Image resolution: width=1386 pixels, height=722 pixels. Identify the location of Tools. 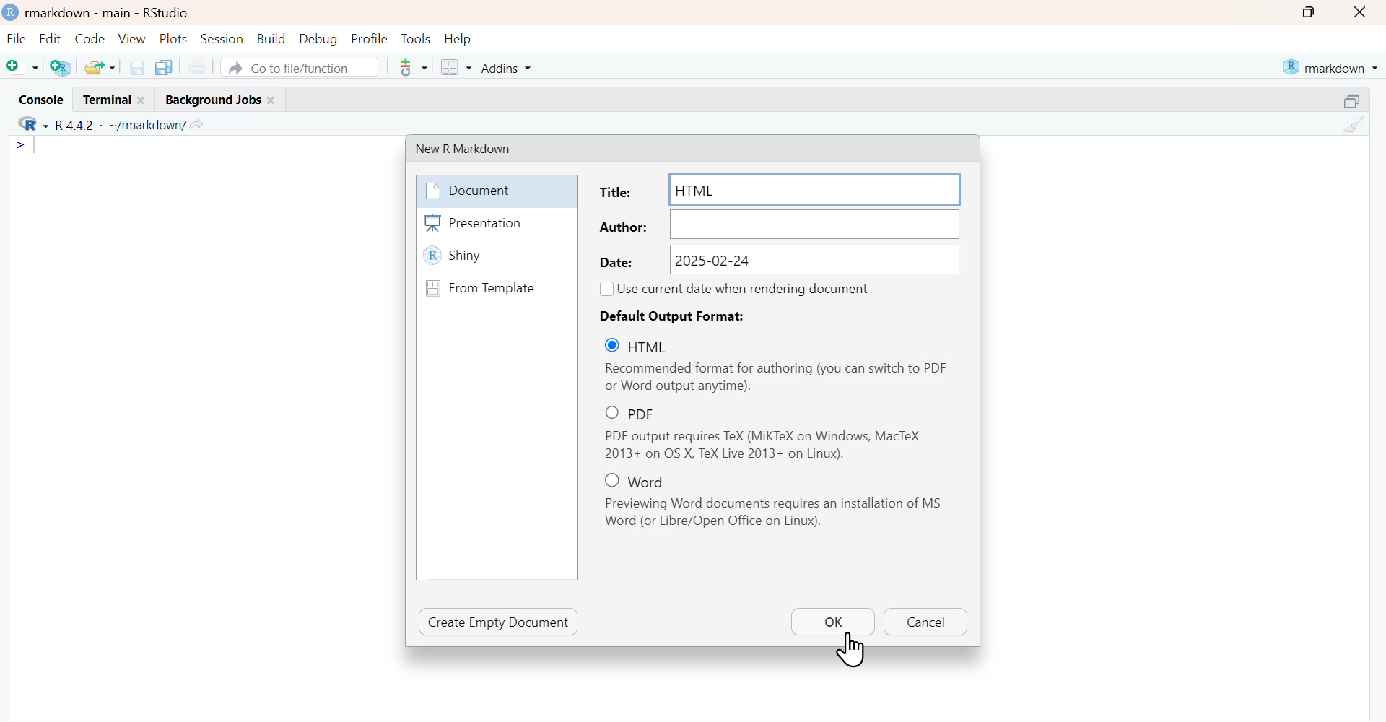
(416, 39).